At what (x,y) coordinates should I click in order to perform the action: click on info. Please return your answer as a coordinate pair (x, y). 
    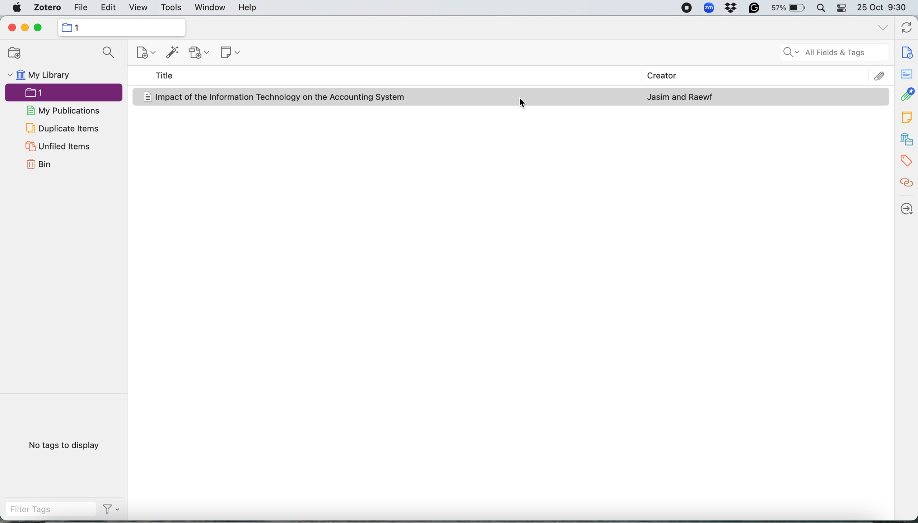
    Looking at the image, I should click on (907, 50).